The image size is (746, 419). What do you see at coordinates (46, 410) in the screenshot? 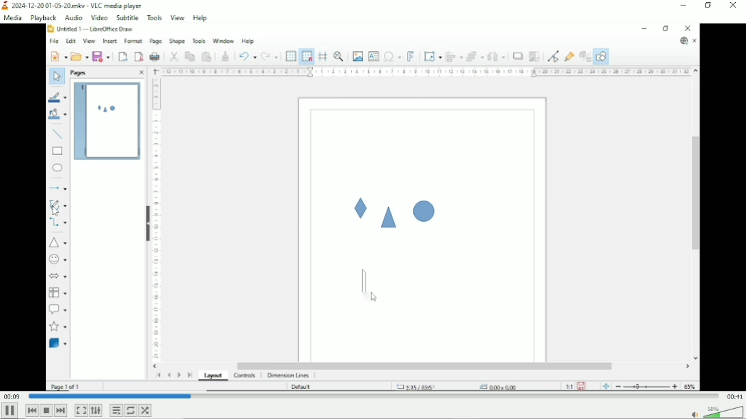
I see `Stop playlist` at bounding box center [46, 410].